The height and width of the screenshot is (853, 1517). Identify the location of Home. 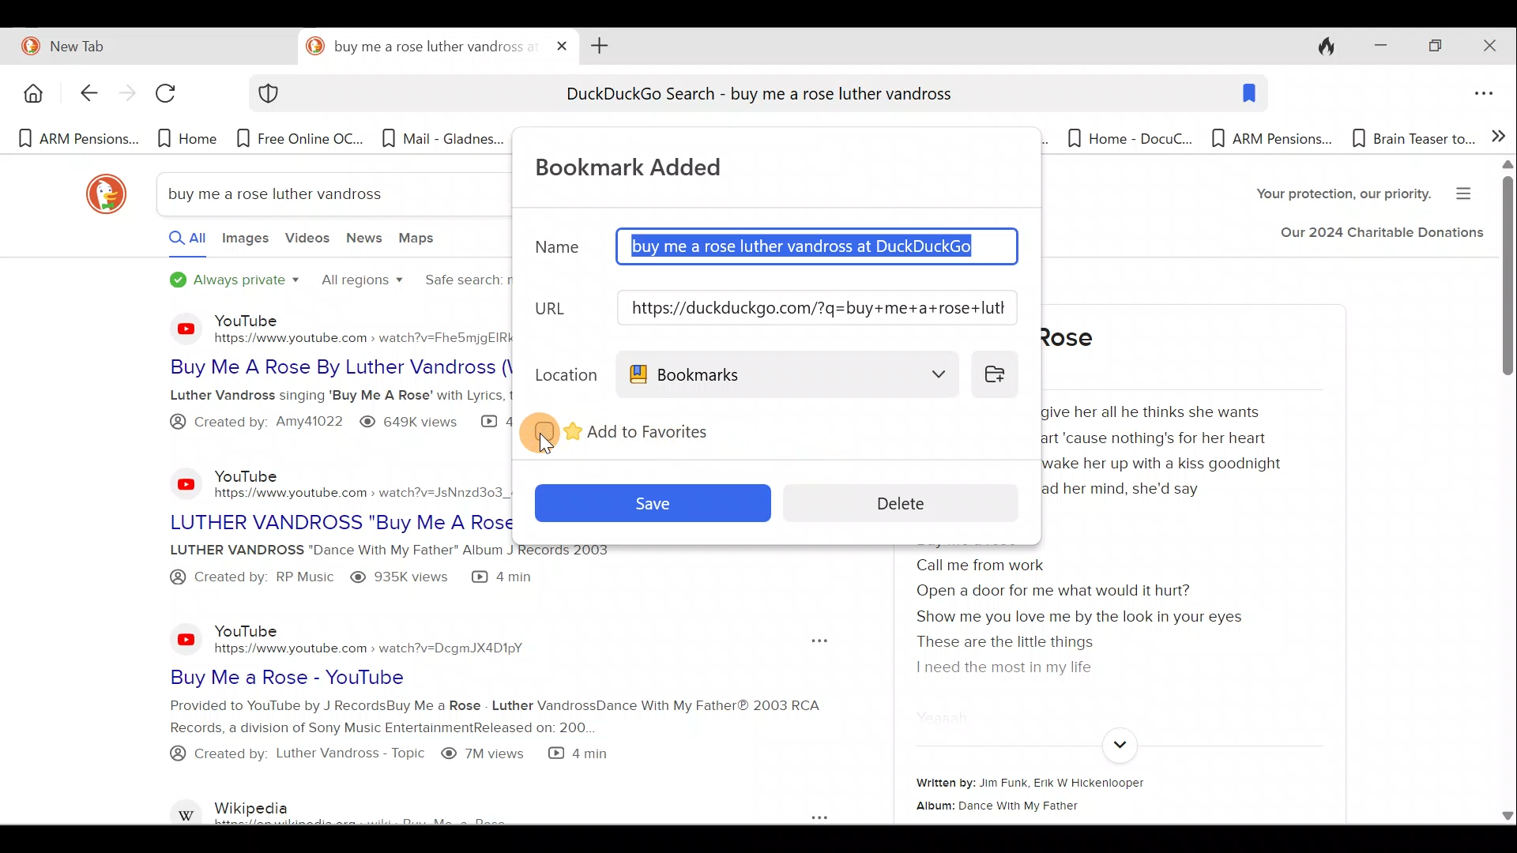
(31, 93).